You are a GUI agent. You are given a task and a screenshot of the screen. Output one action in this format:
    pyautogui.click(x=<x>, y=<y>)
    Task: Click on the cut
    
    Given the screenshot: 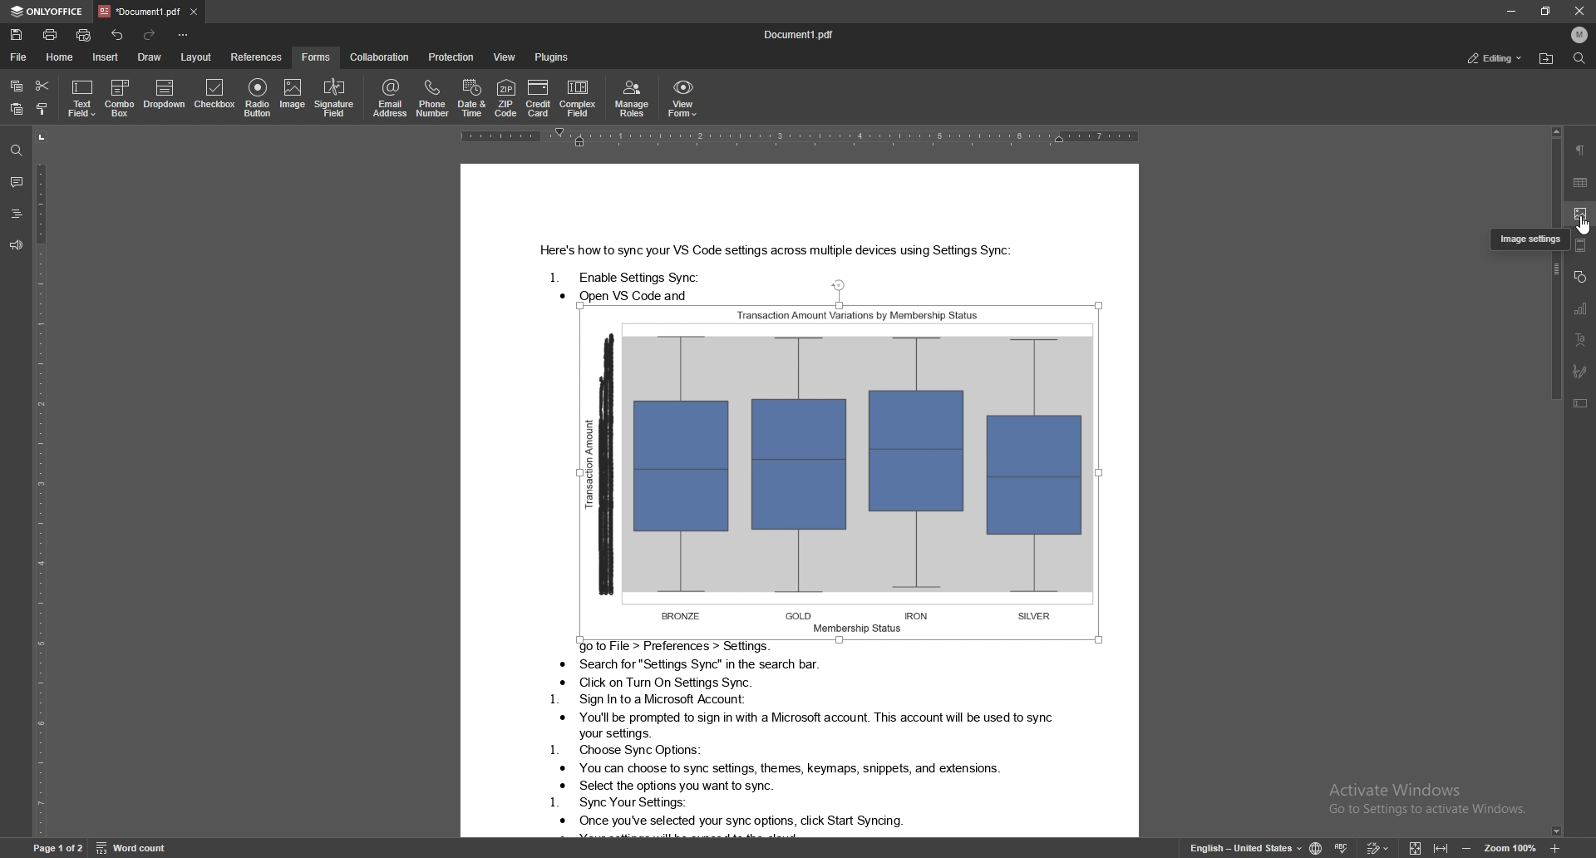 What is the action you would take?
    pyautogui.click(x=43, y=85)
    